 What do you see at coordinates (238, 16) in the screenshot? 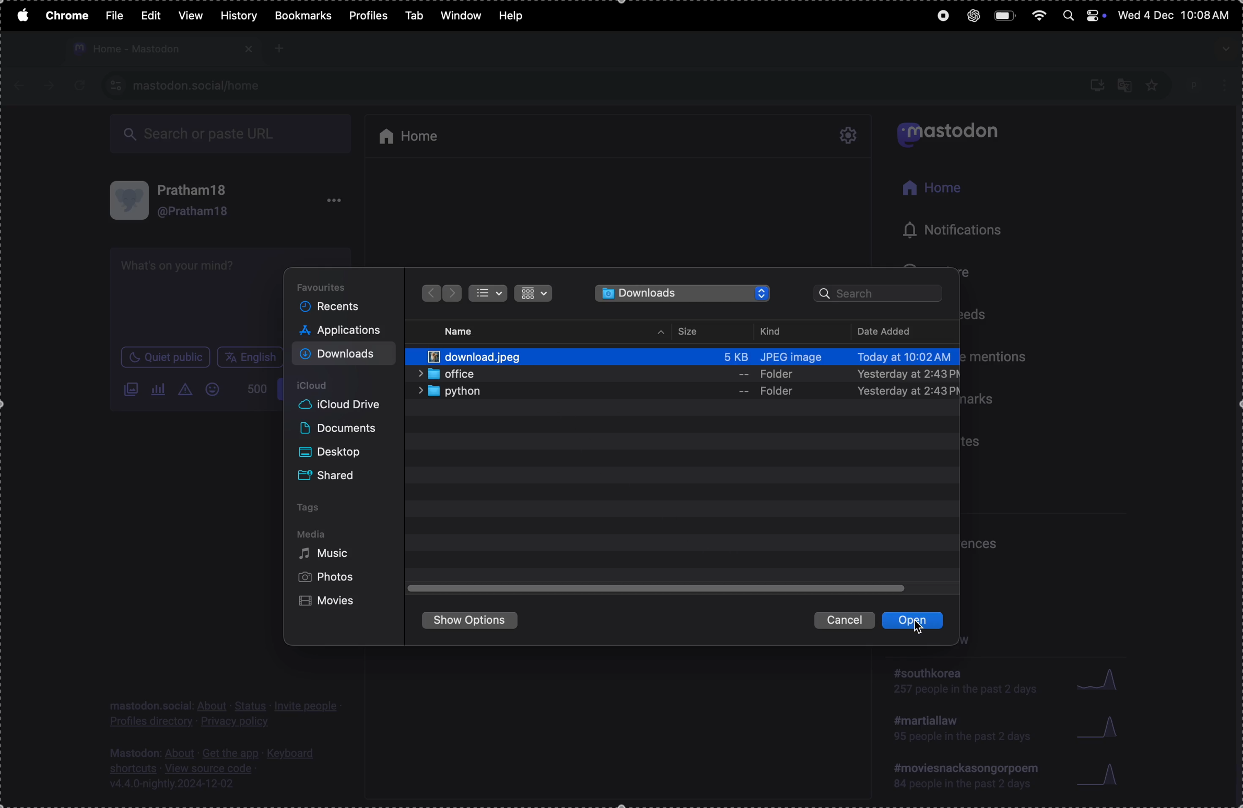
I see `History` at bounding box center [238, 16].